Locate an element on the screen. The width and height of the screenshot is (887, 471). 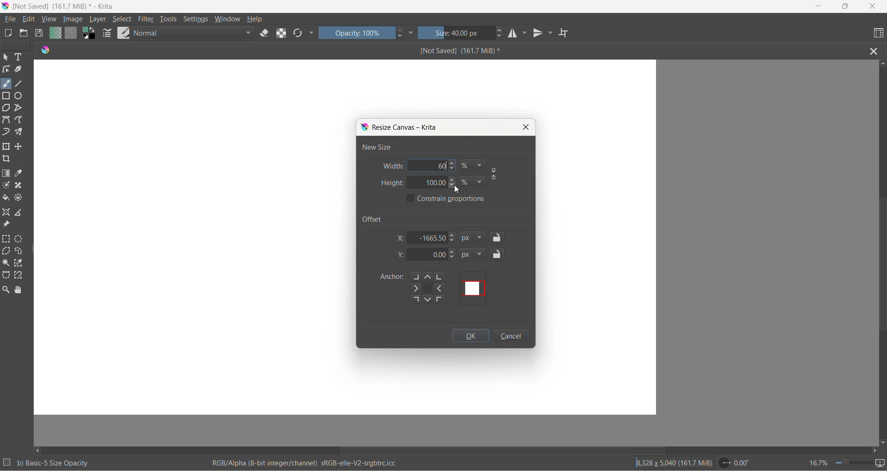
area and storage size is located at coordinates (674, 462).